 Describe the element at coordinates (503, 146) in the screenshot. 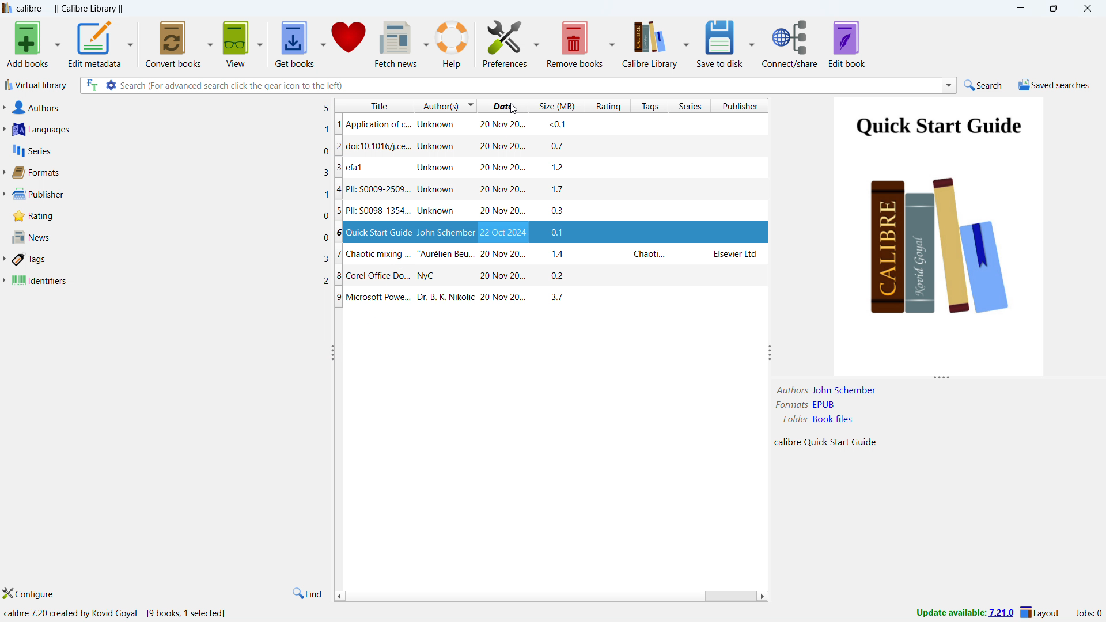

I see `20 Nov 20..` at that location.